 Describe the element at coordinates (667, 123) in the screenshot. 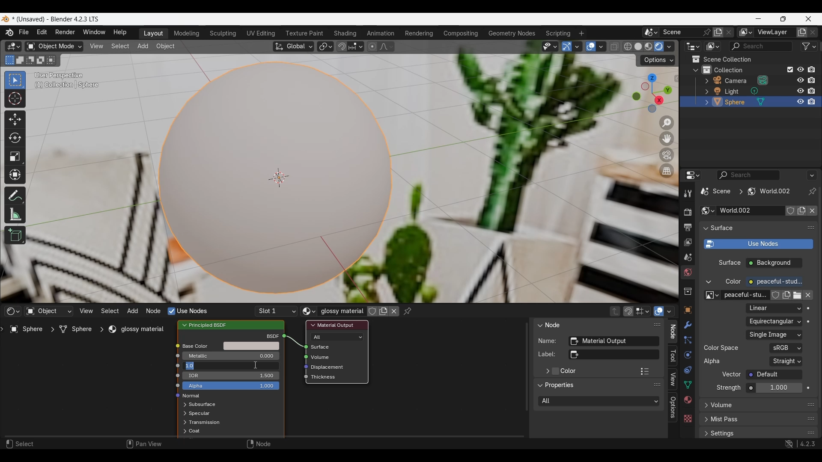

I see `Zoom in/out` at that location.